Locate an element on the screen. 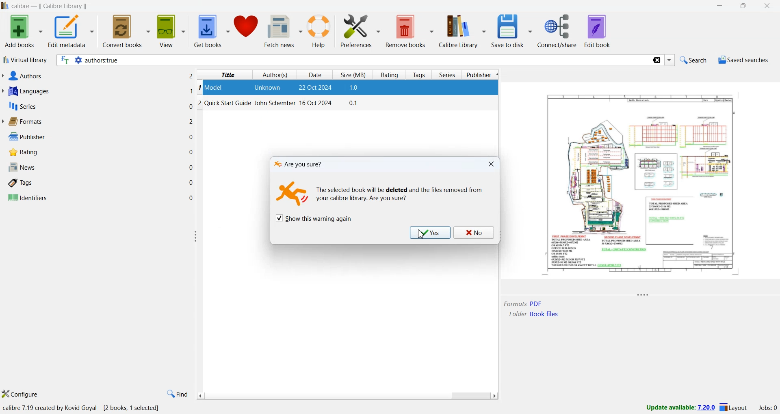 The height and width of the screenshot is (414, 780). view is located at coordinates (172, 31).